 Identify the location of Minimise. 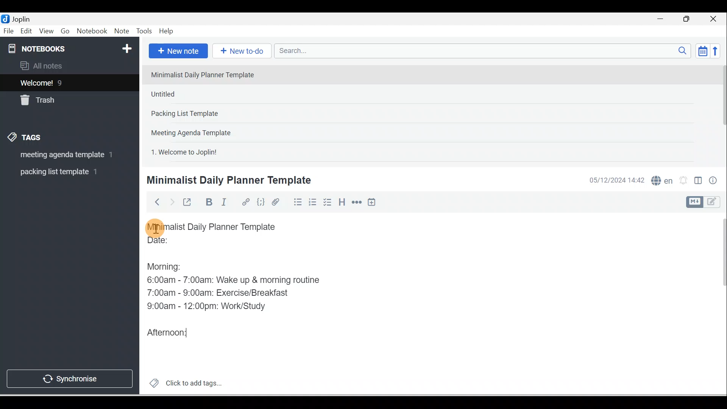
(663, 20).